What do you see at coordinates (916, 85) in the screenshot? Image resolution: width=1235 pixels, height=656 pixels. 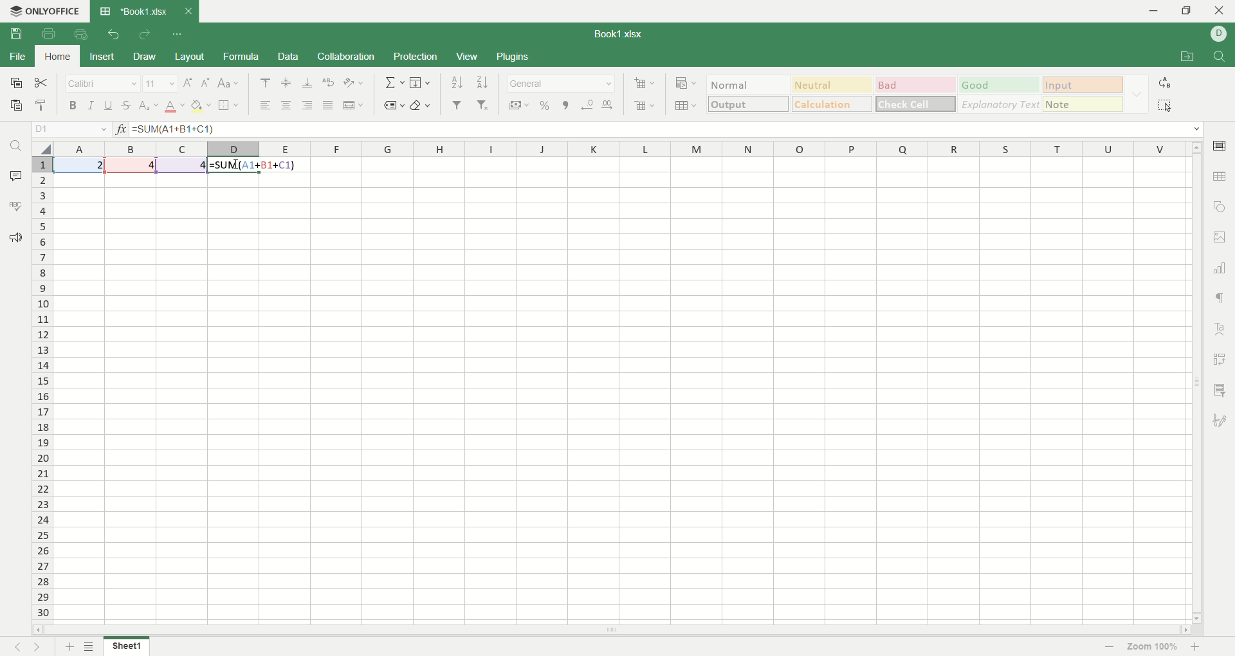 I see `bad` at bounding box center [916, 85].